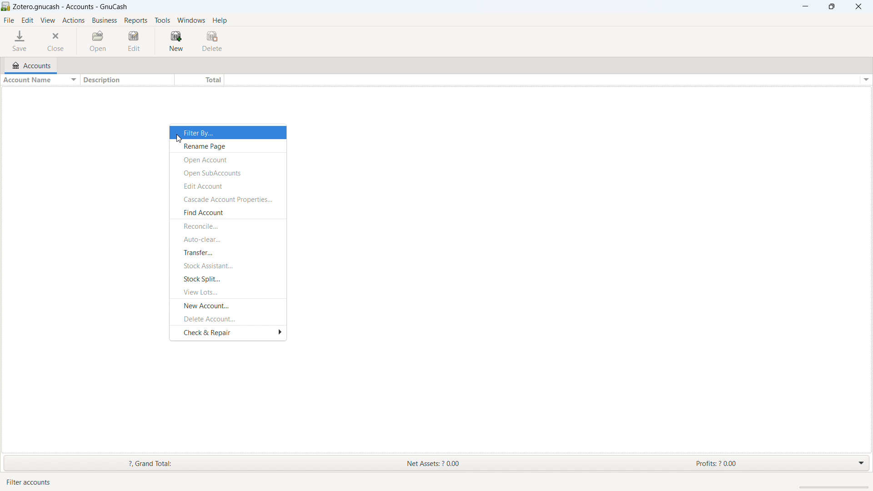 This screenshot has width=873, height=491. I want to click on help, so click(221, 20).